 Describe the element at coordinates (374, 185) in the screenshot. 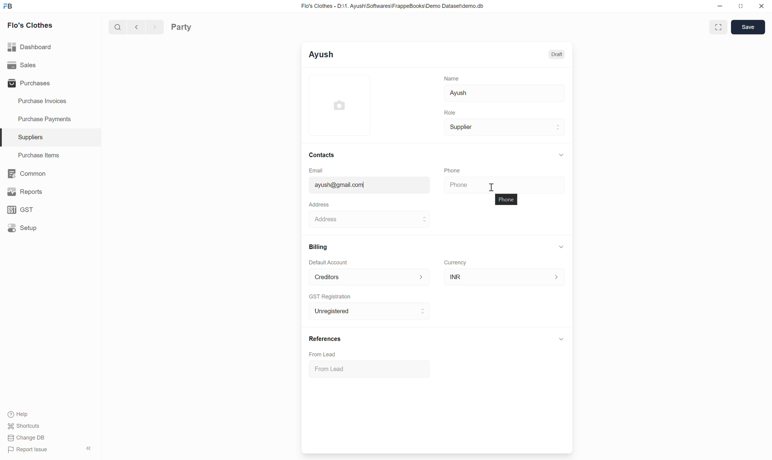

I see `john@doe.com` at that location.